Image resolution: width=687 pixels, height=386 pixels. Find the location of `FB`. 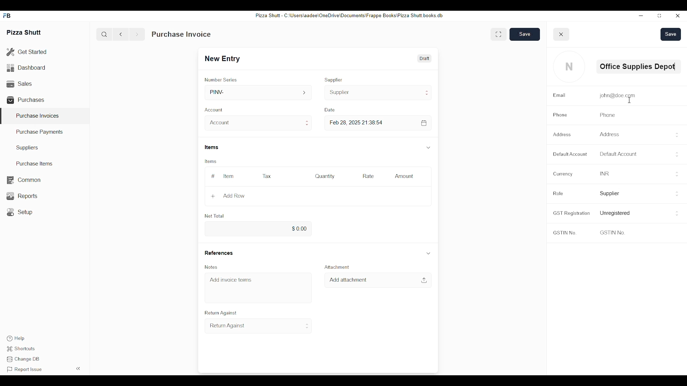

FB is located at coordinates (8, 16).